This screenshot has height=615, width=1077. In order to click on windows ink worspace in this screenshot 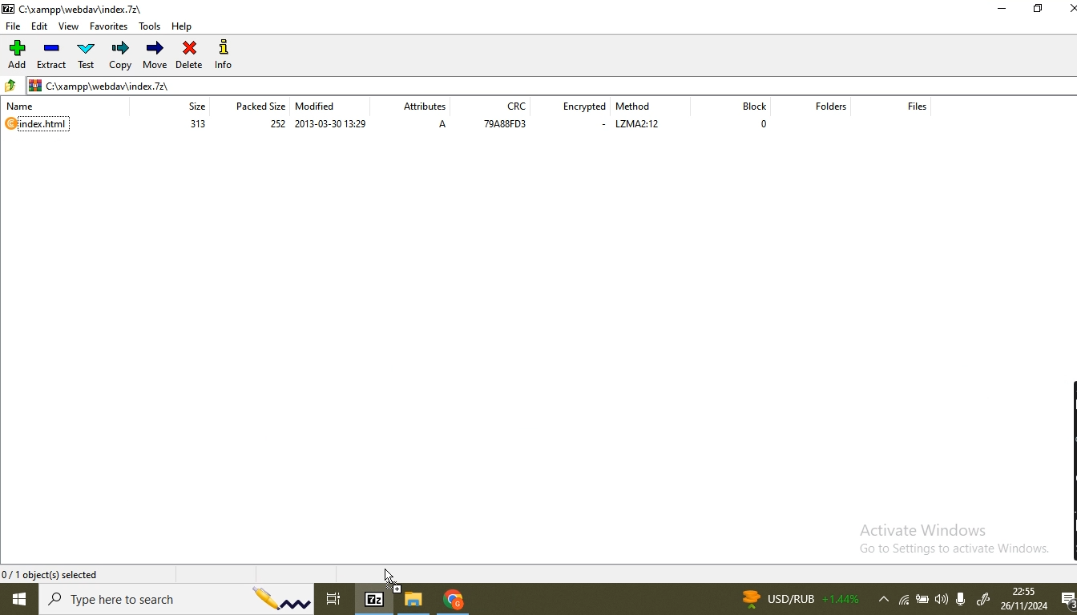, I will do `click(984, 601)`.